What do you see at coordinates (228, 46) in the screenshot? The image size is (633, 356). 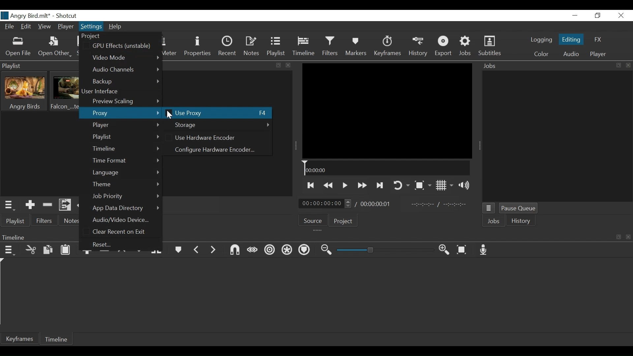 I see `Recent` at bounding box center [228, 46].